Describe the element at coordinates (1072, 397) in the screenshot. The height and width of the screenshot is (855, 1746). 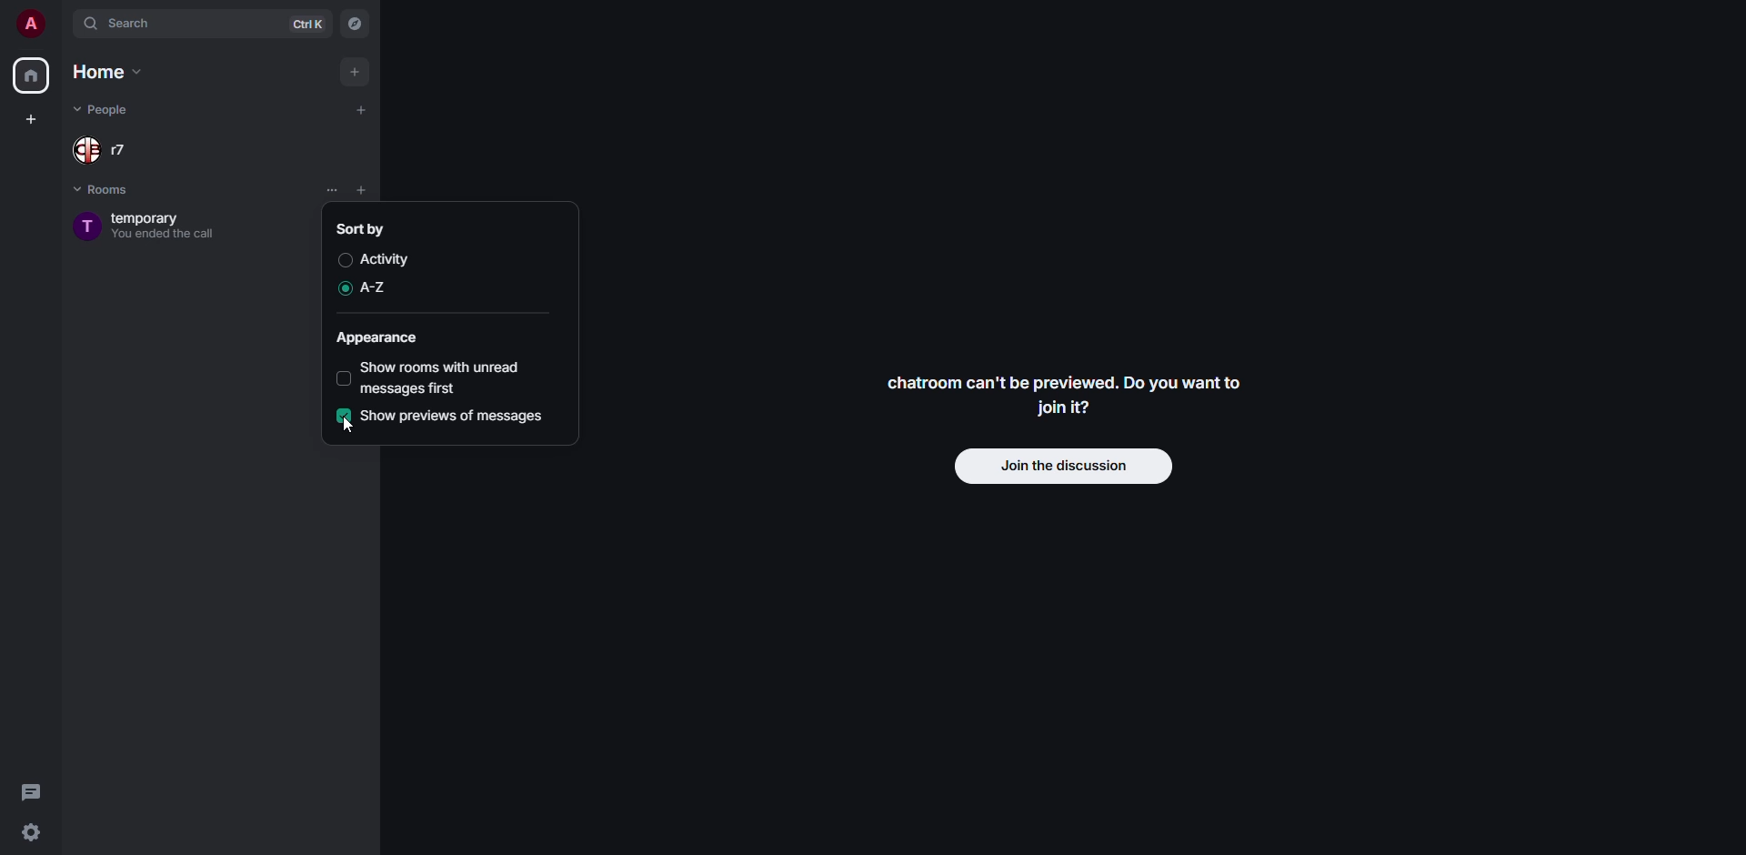
I see `chatroom can't be previewed. Do you want to join it?` at that location.